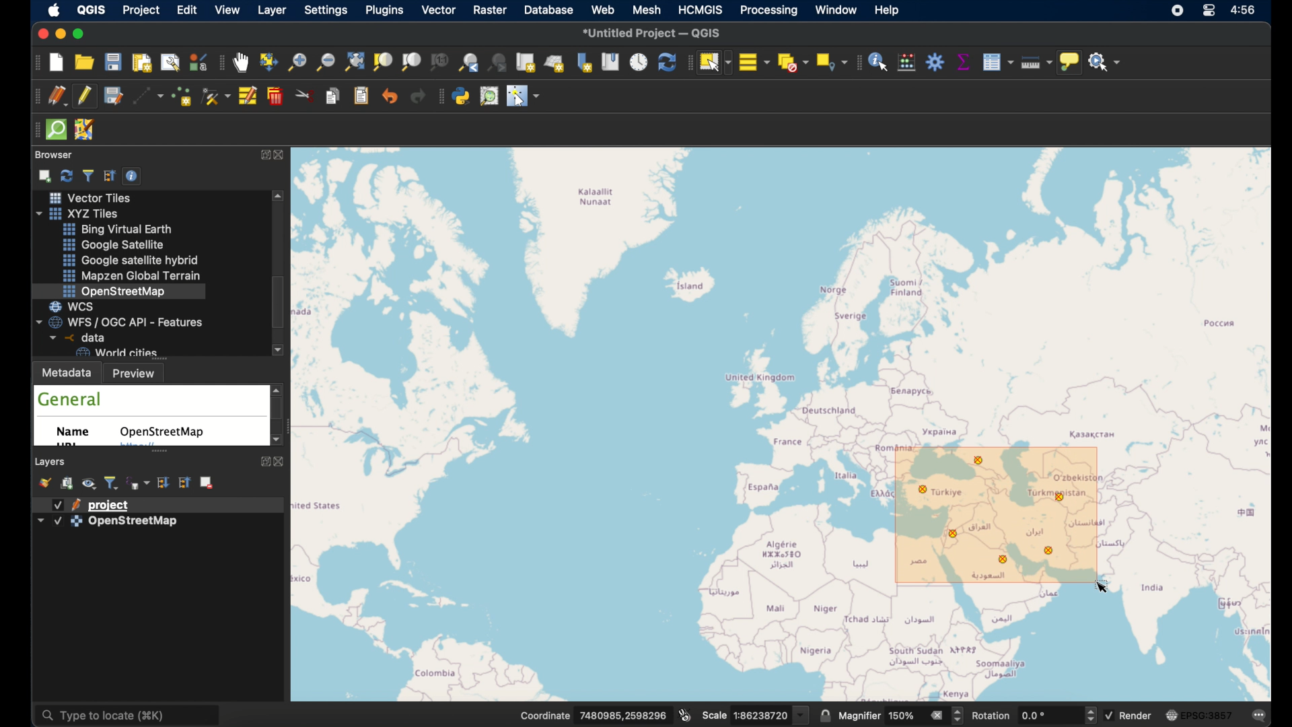 The width and height of the screenshot is (1292, 727). I want to click on plugins toolbar, so click(439, 98).